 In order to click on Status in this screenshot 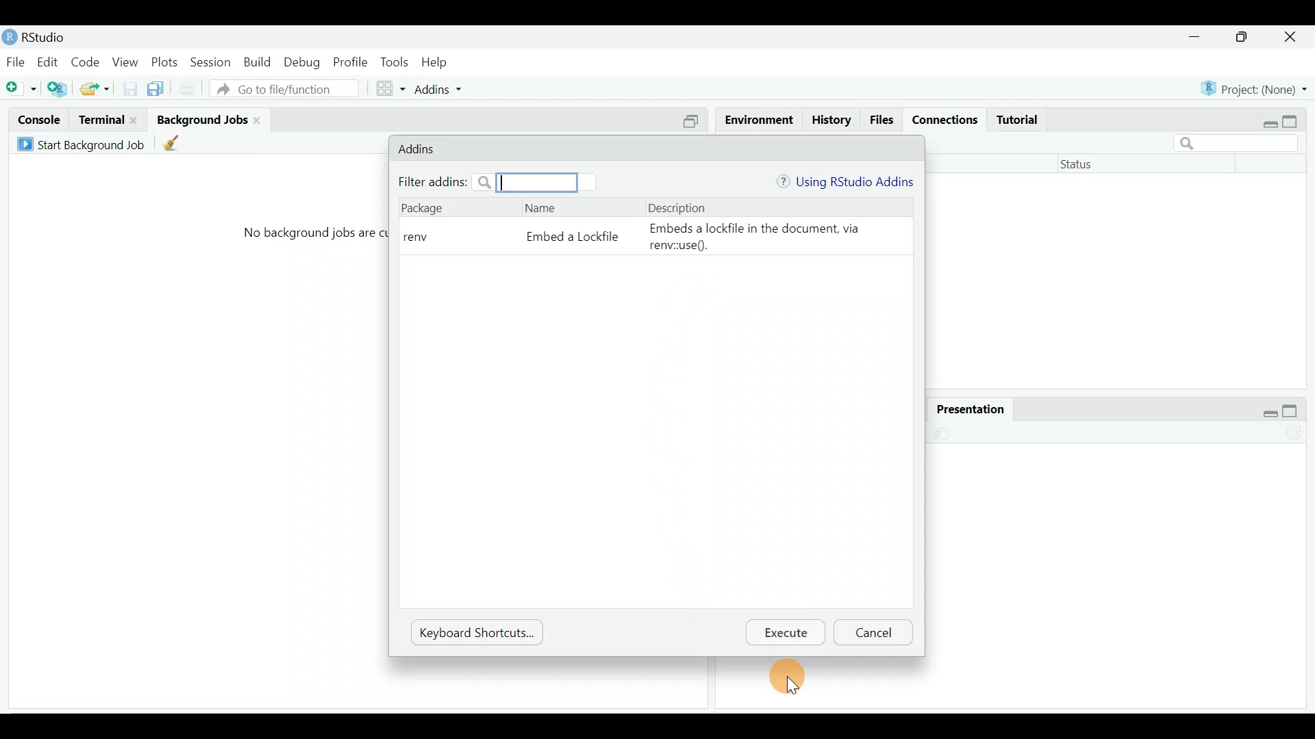, I will do `click(1086, 166)`.